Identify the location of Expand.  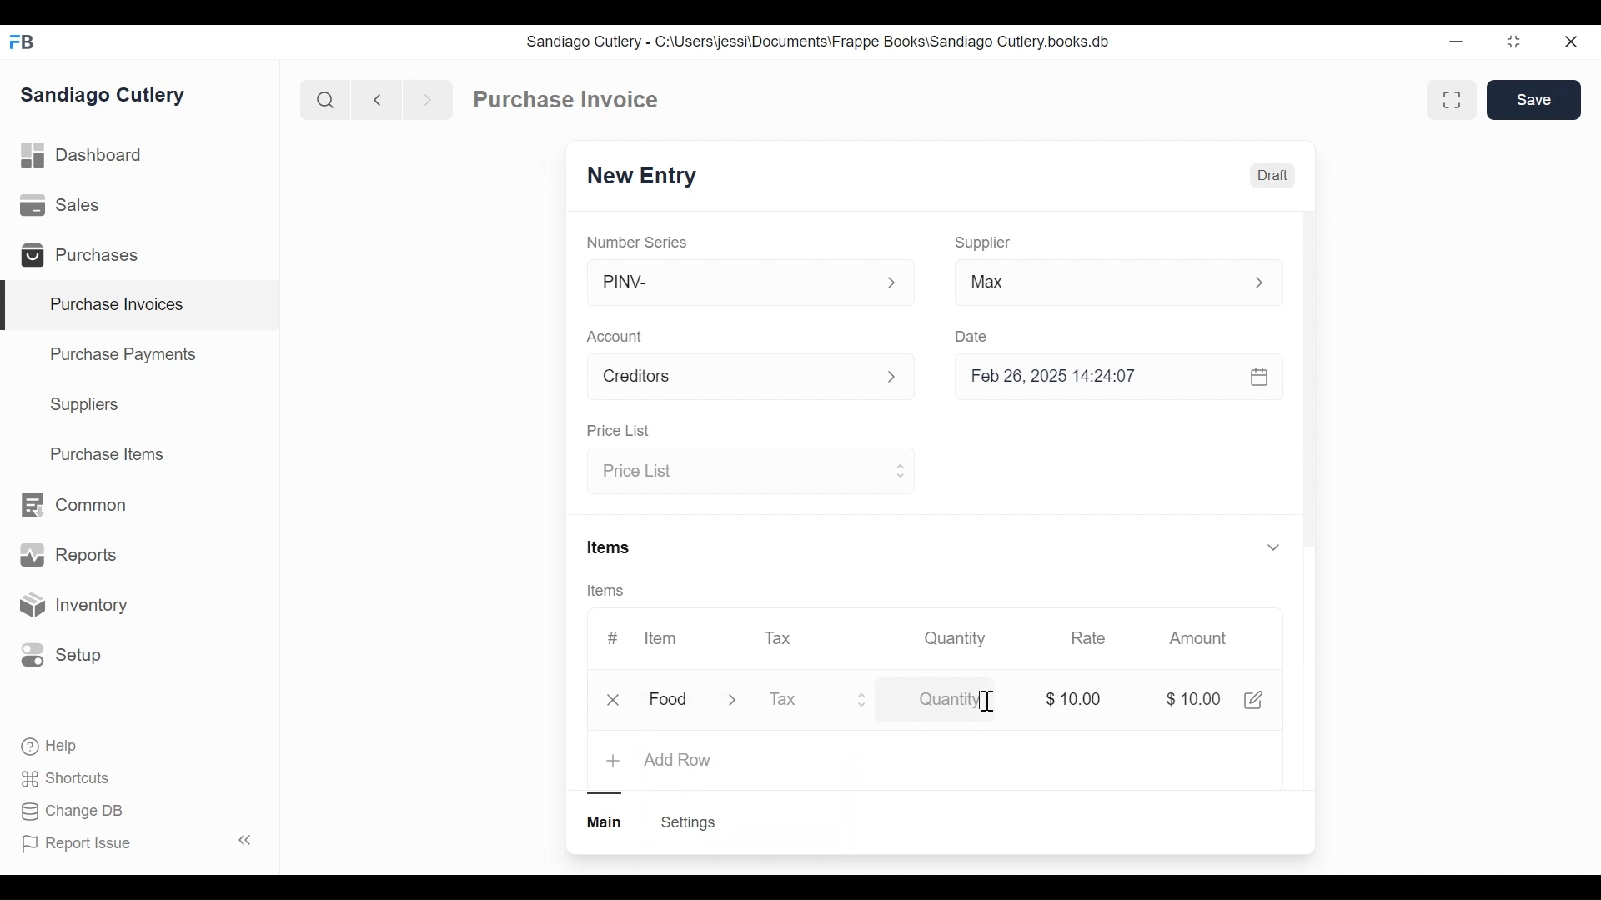
(899, 469).